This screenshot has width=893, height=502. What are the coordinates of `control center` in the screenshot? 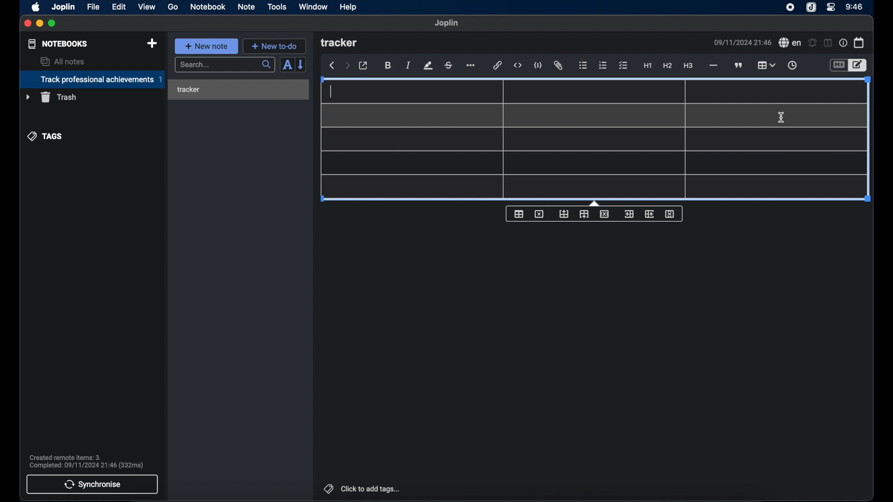 It's located at (831, 7).